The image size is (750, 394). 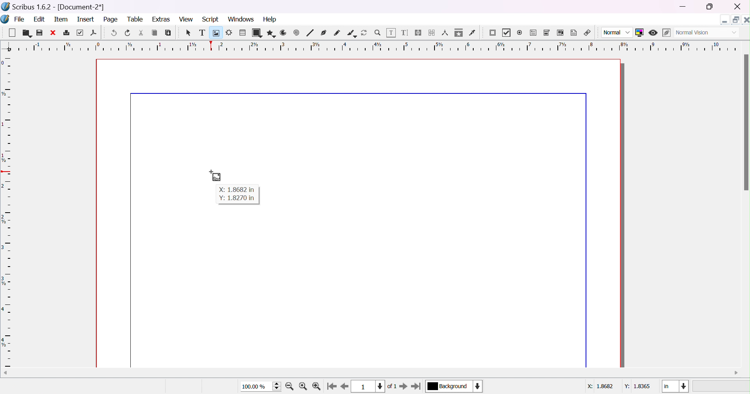 I want to click on link annotation, so click(x=588, y=32).